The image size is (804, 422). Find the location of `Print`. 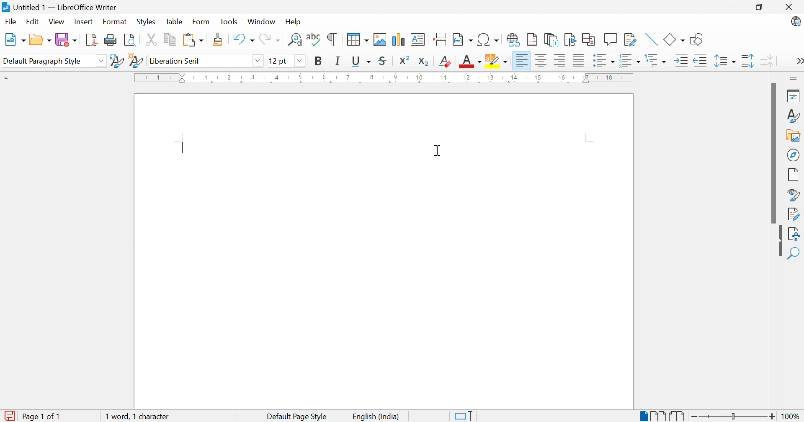

Print is located at coordinates (110, 40).